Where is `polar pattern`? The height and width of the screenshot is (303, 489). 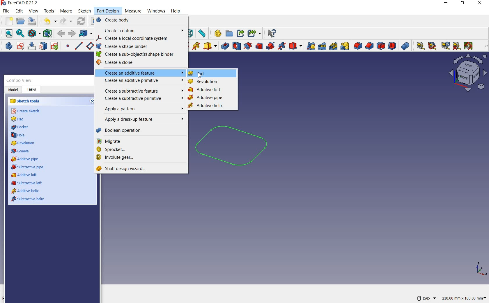
polar pattern is located at coordinates (334, 47).